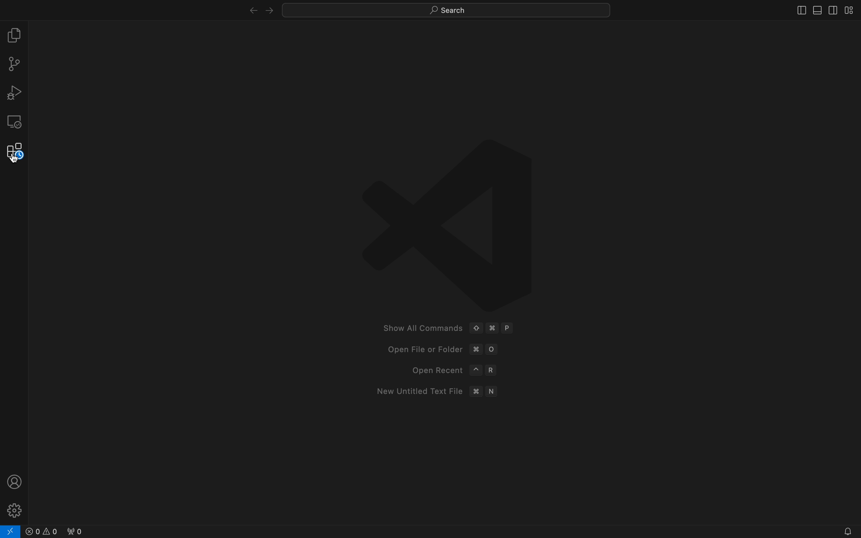 The width and height of the screenshot is (861, 538). I want to click on error logs, so click(67, 530).